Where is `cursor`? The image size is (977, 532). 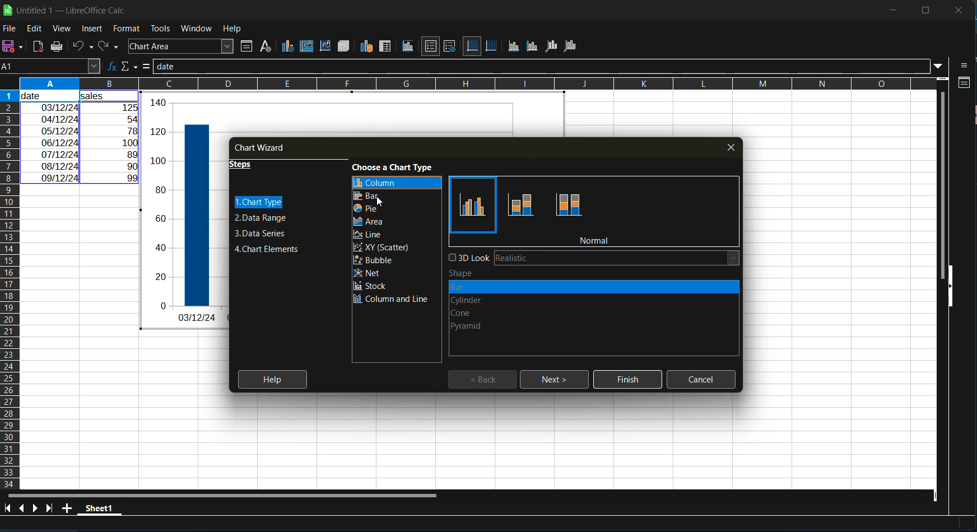 cursor is located at coordinates (381, 202).